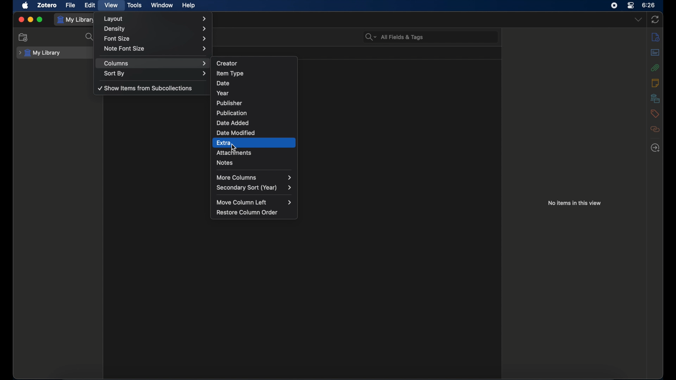 The height and width of the screenshot is (380, 676). What do you see at coordinates (257, 153) in the screenshot?
I see `attachments` at bounding box center [257, 153].